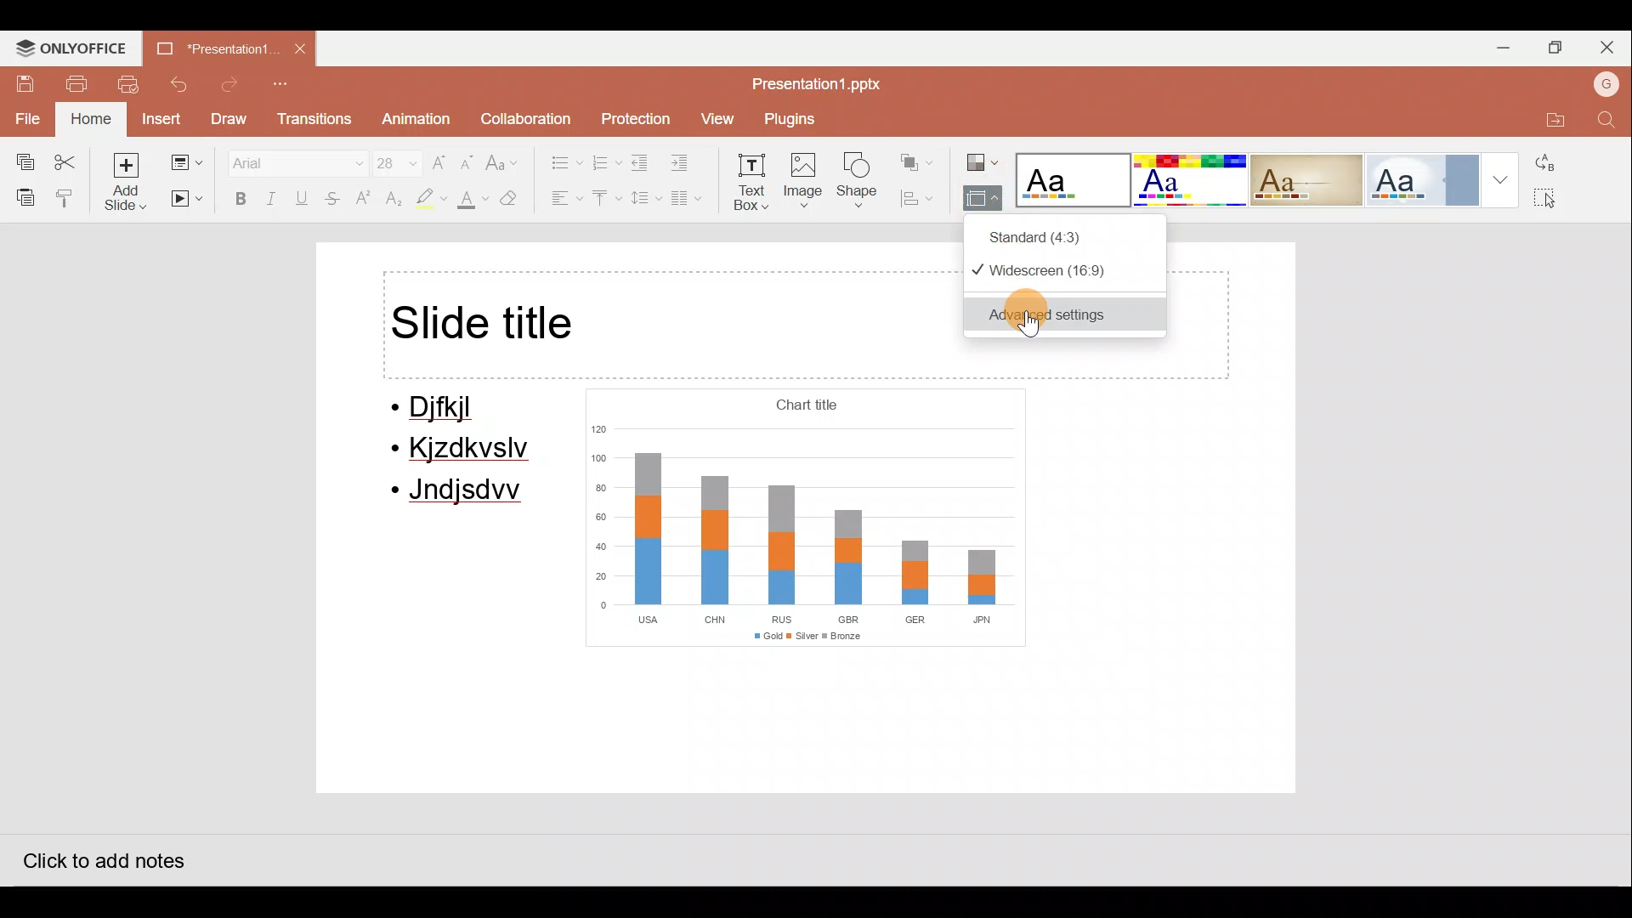  Describe the element at coordinates (391, 201) in the screenshot. I see `Subscript` at that location.